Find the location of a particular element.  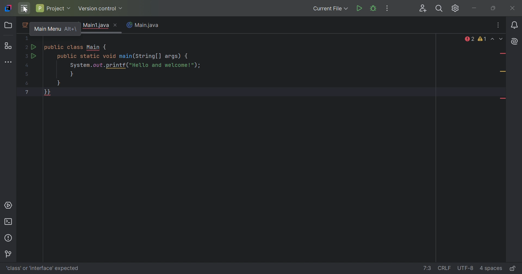

Restore down is located at coordinates (494, 8).